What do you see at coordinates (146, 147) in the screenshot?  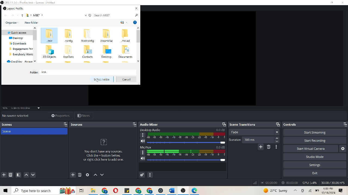 I see `Mic/Aux` at bounding box center [146, 147].